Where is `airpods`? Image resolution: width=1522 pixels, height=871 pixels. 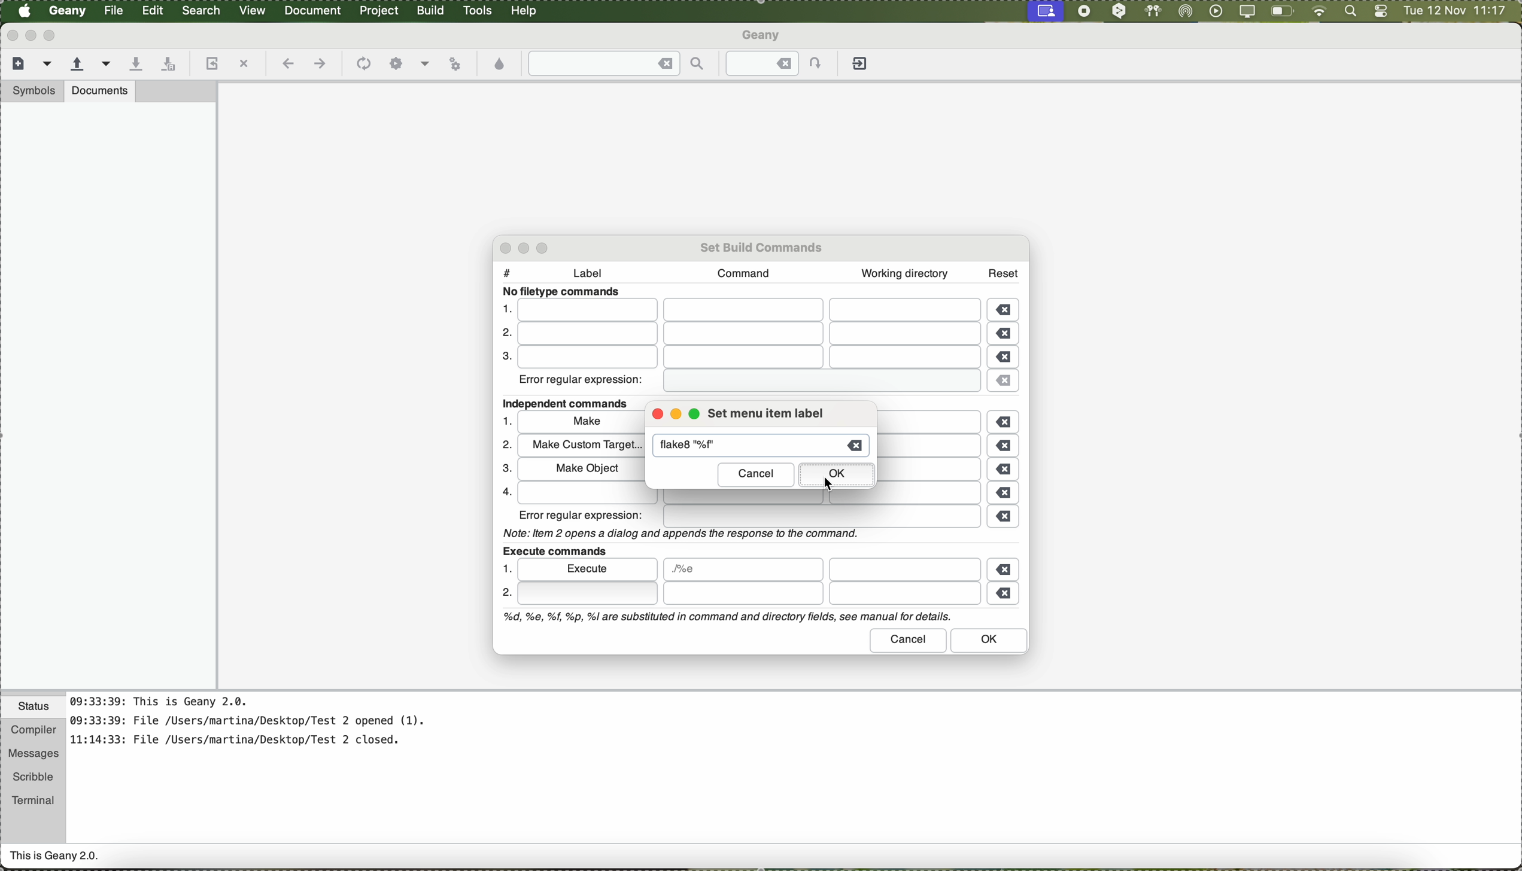
airpods is located at coordinates (1152, 11).